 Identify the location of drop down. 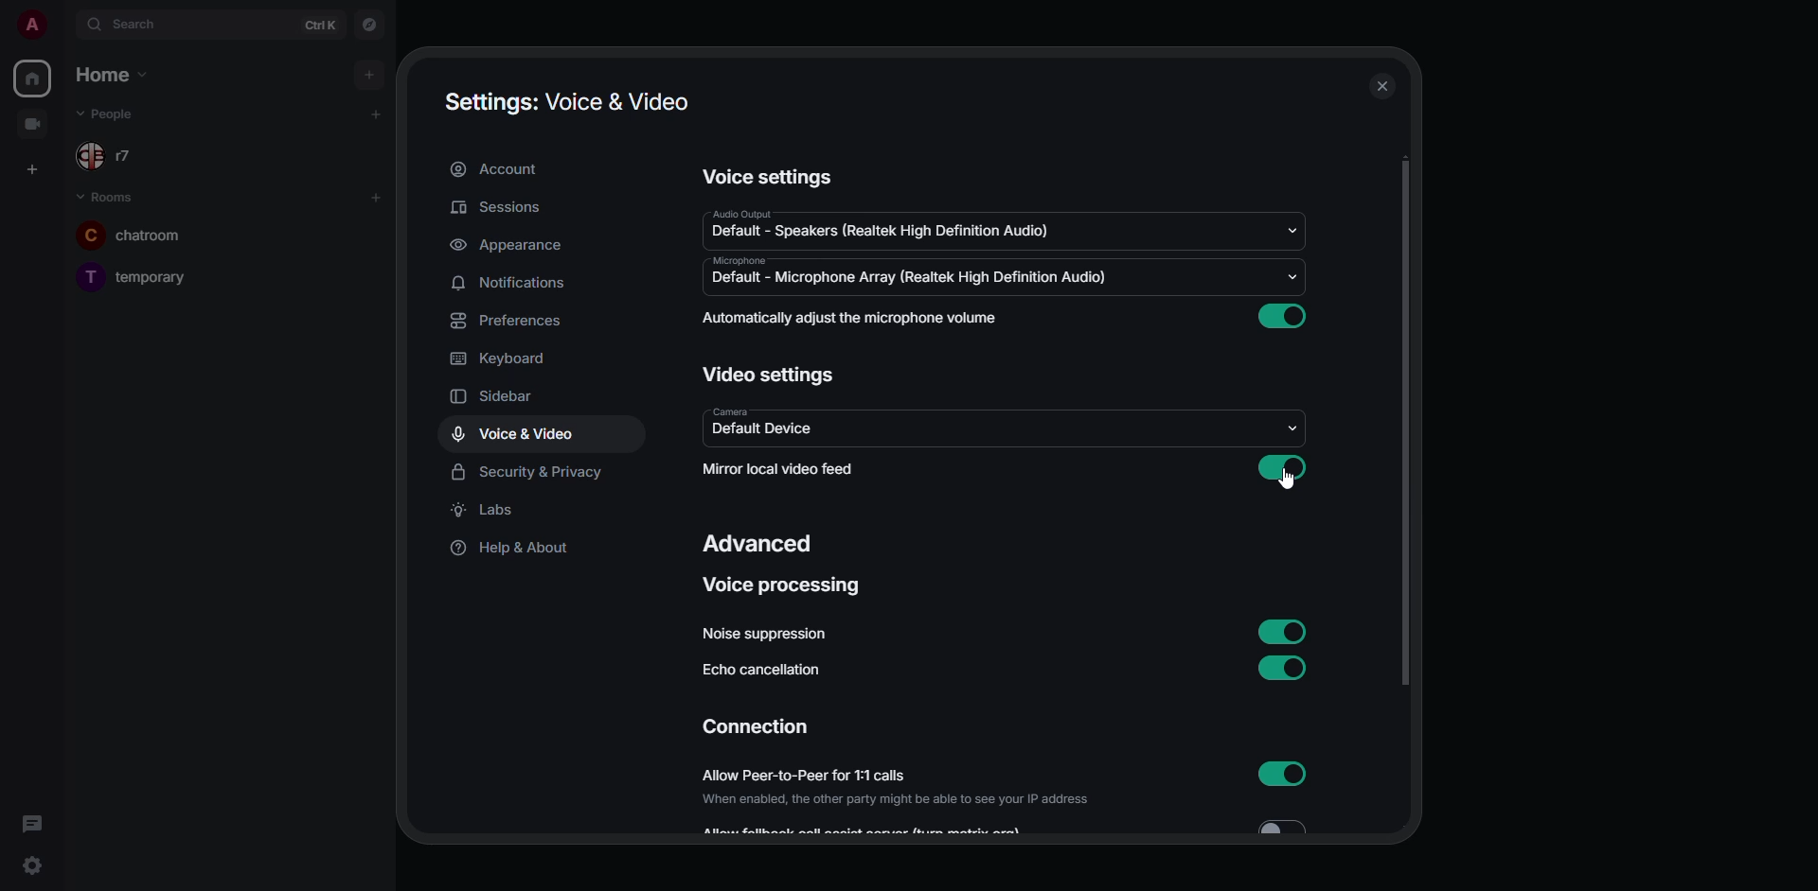
(1296, 424).